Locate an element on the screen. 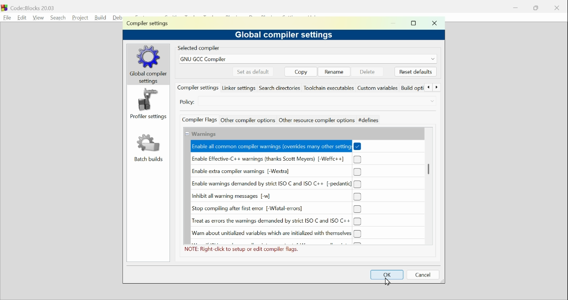  delete is located at coordinates (367, 71).